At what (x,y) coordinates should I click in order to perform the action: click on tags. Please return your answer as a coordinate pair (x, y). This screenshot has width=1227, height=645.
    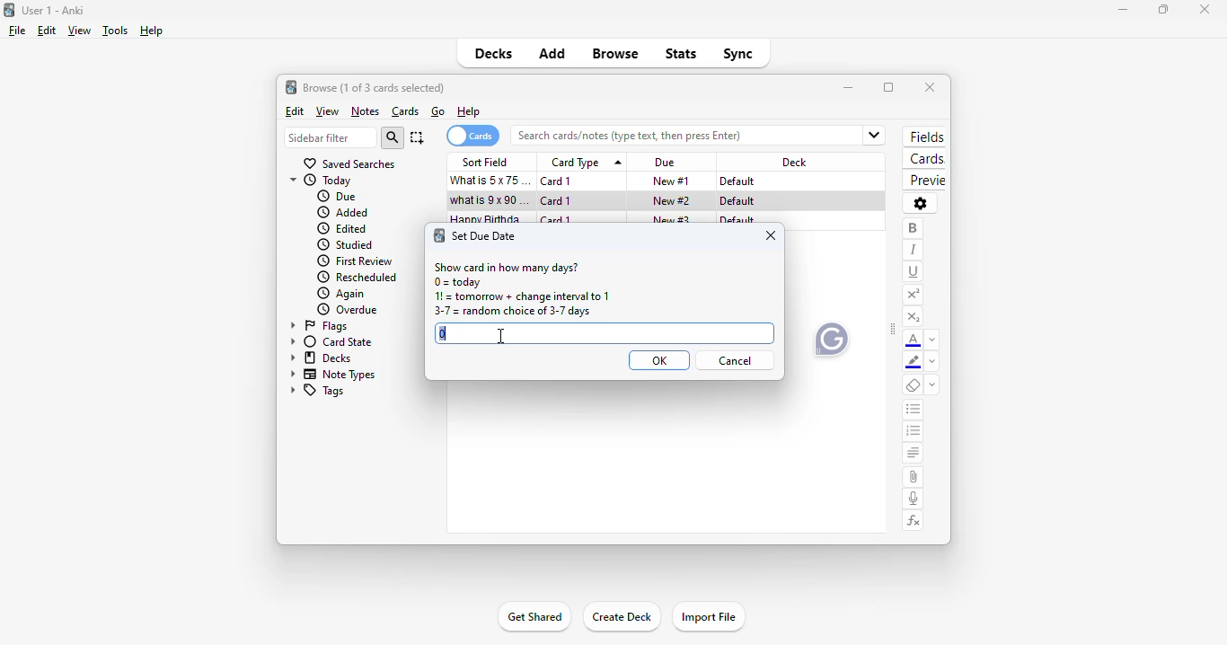
    Looking at the image, I should click on (316, 391).